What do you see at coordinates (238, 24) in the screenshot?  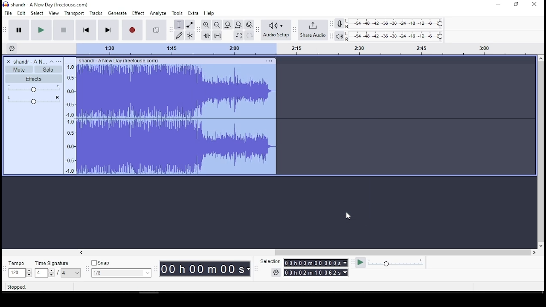 I see `fit project to width` at bounding box center [238, 24].